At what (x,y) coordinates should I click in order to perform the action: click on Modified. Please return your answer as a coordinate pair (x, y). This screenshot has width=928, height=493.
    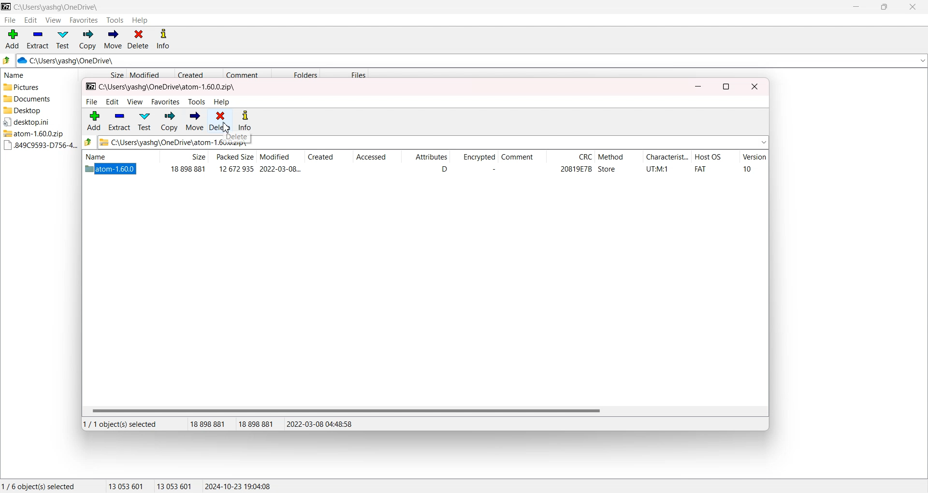
    Looking at the image, I should click on (279, 157).